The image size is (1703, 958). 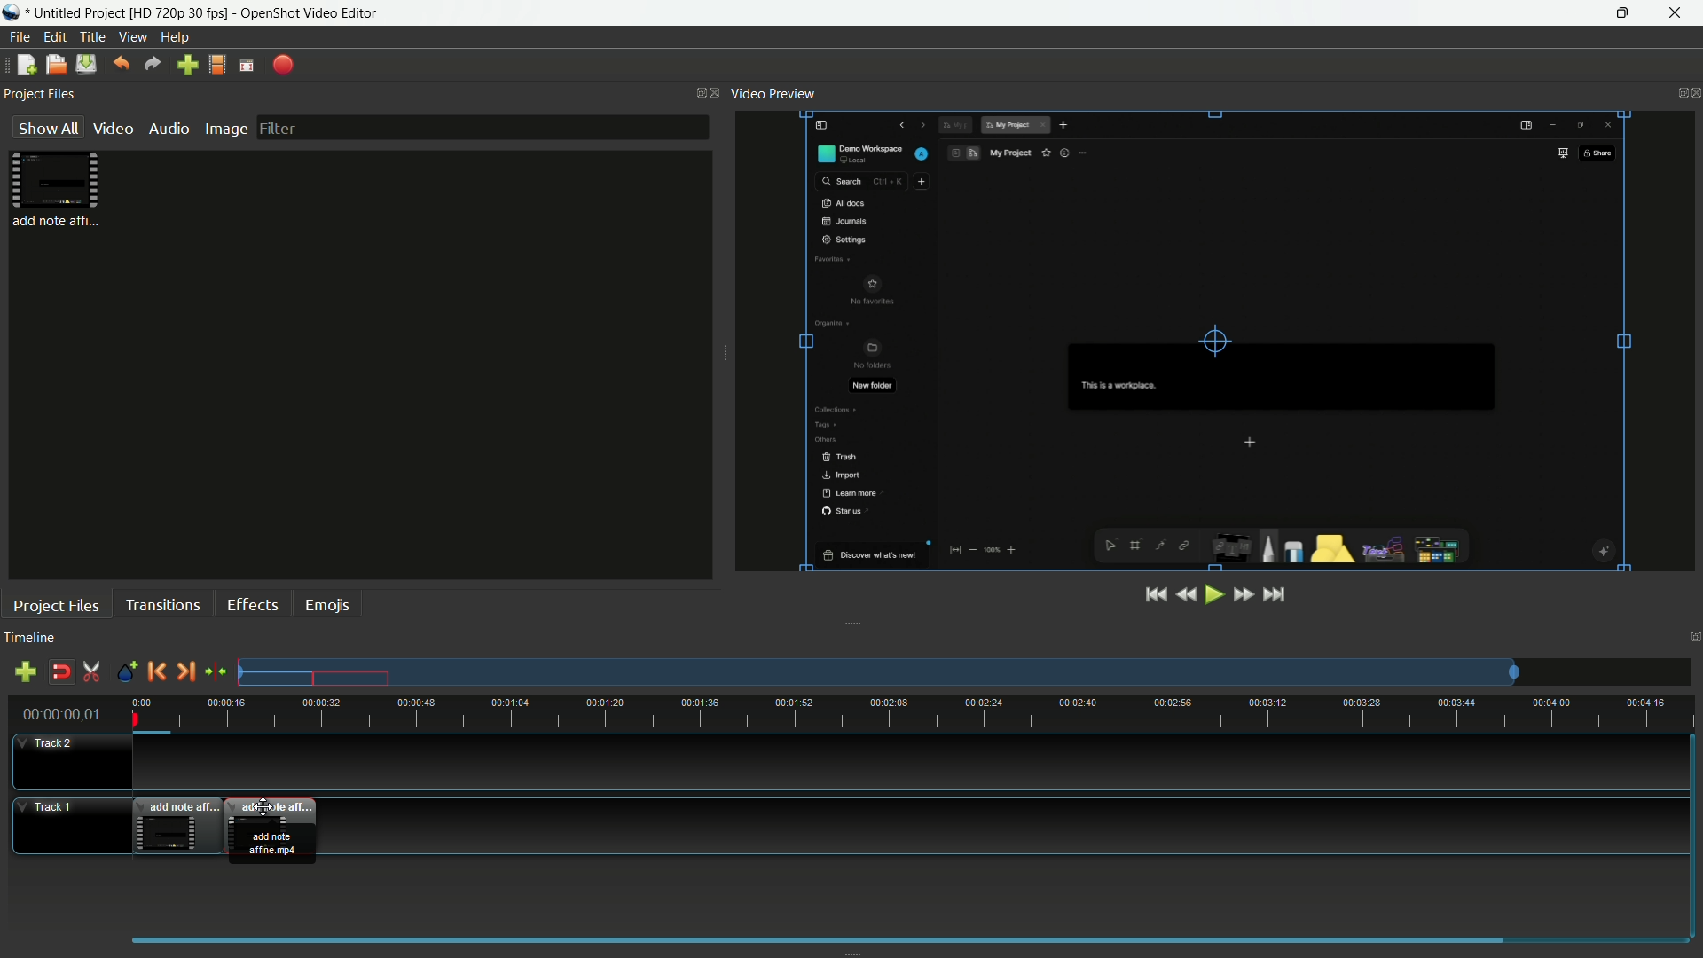 What do you see at coordinates (30, 637) in the screenshot?
I see `timeline` at bounding box center [30, 637].